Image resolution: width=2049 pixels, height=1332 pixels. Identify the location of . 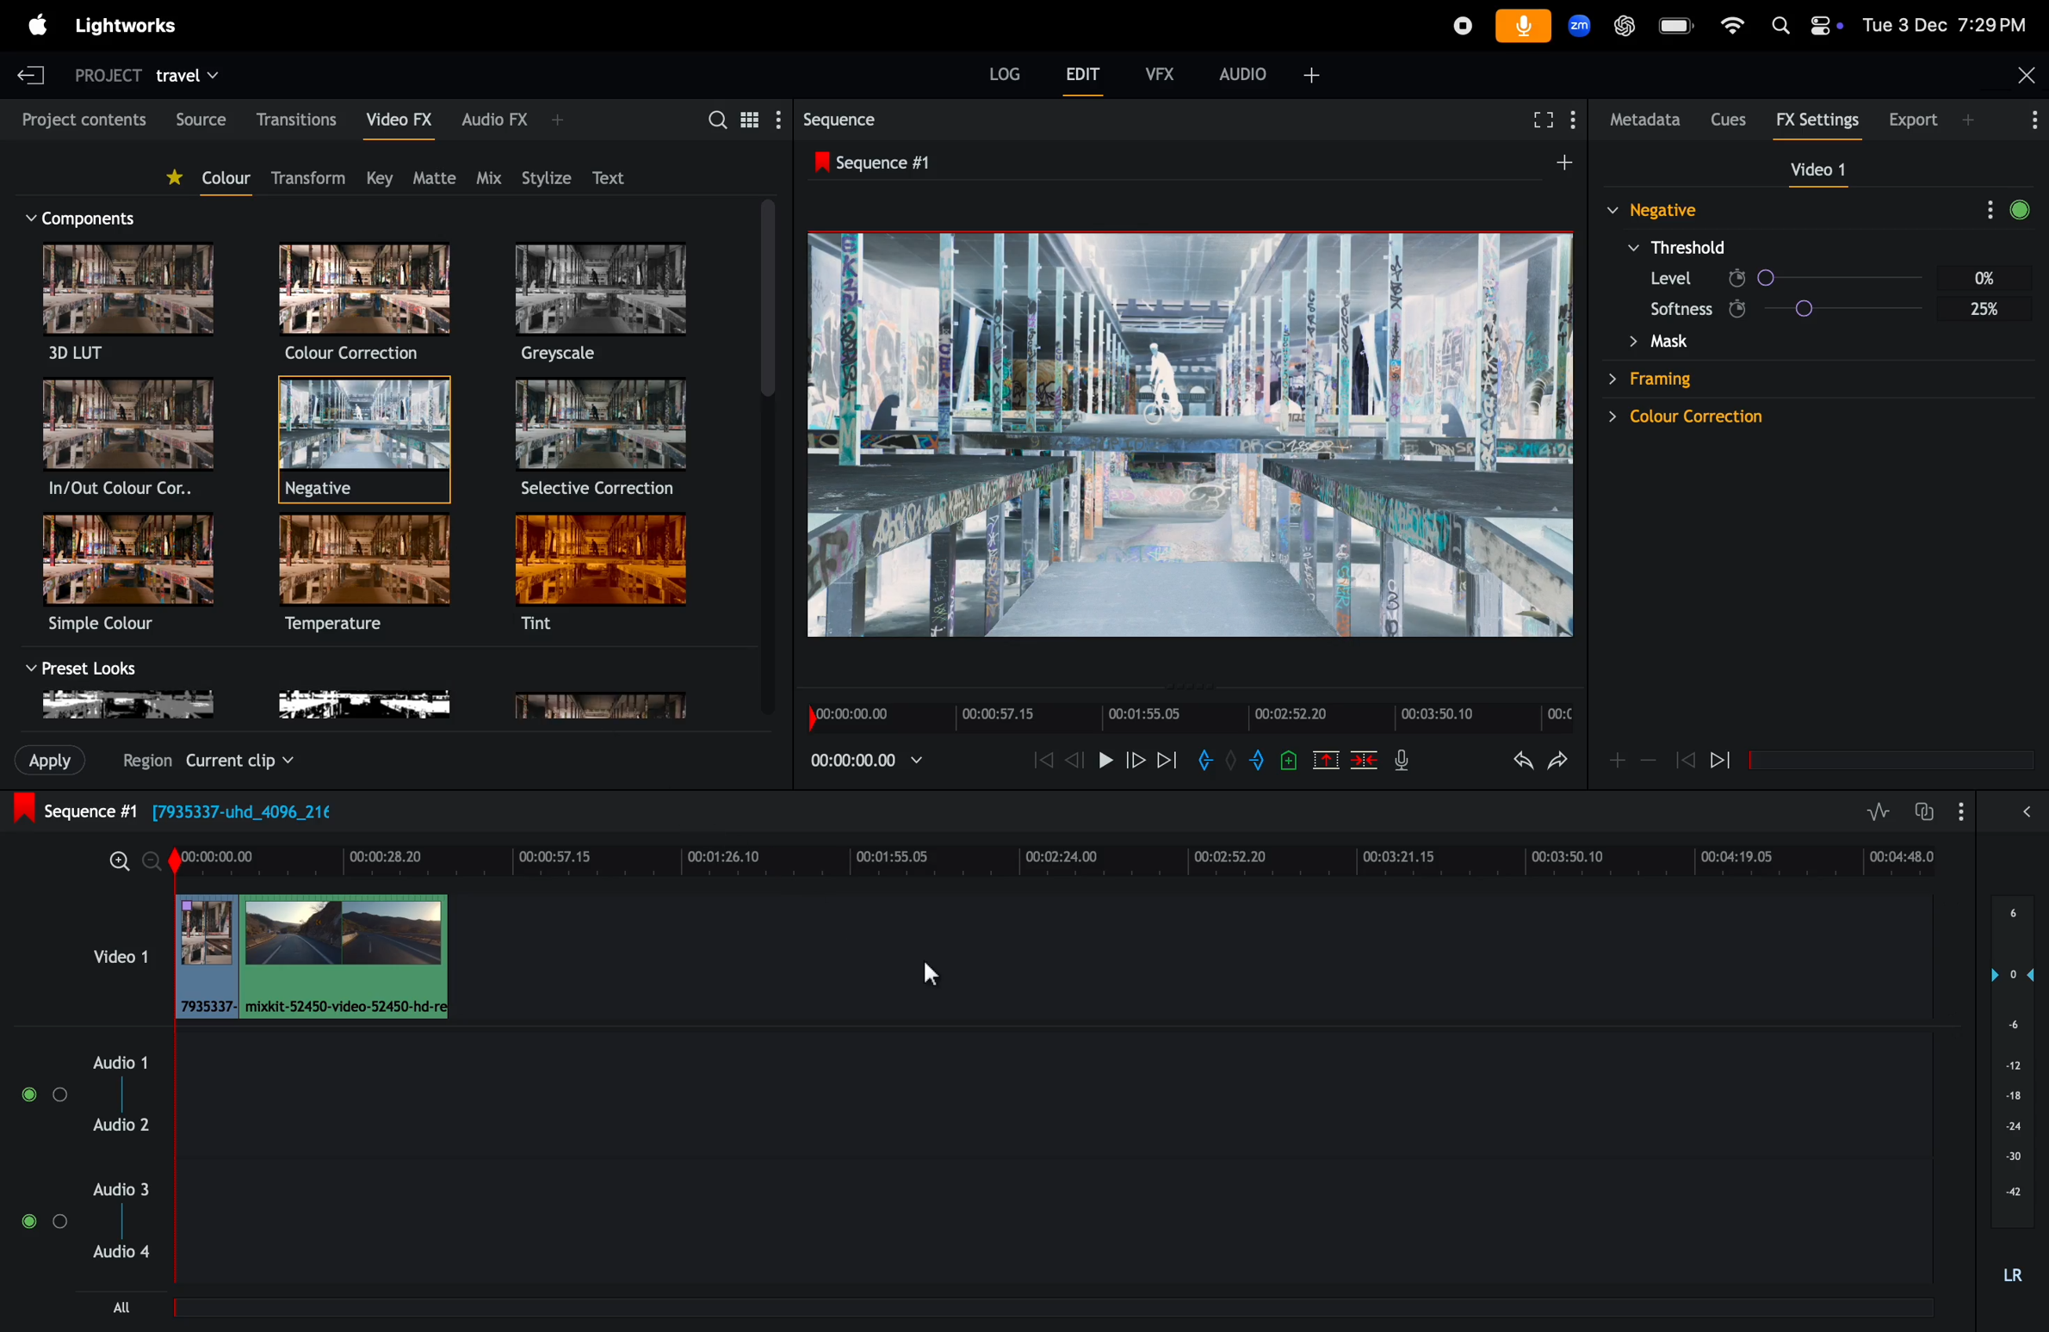
(1676, 281).